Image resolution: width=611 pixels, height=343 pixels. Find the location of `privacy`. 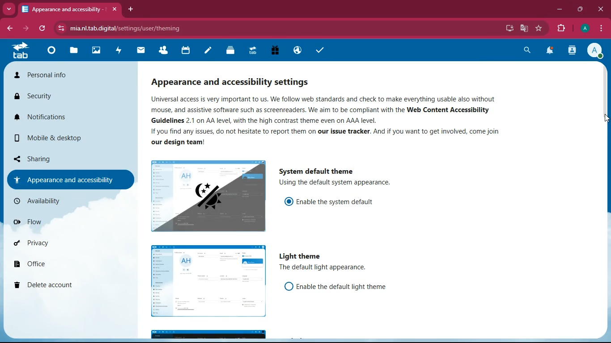

privacy is located at coordinates (52, 246).